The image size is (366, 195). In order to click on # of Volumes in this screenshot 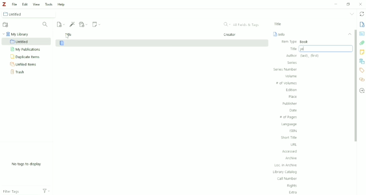, I will do `click(287, 83)`.